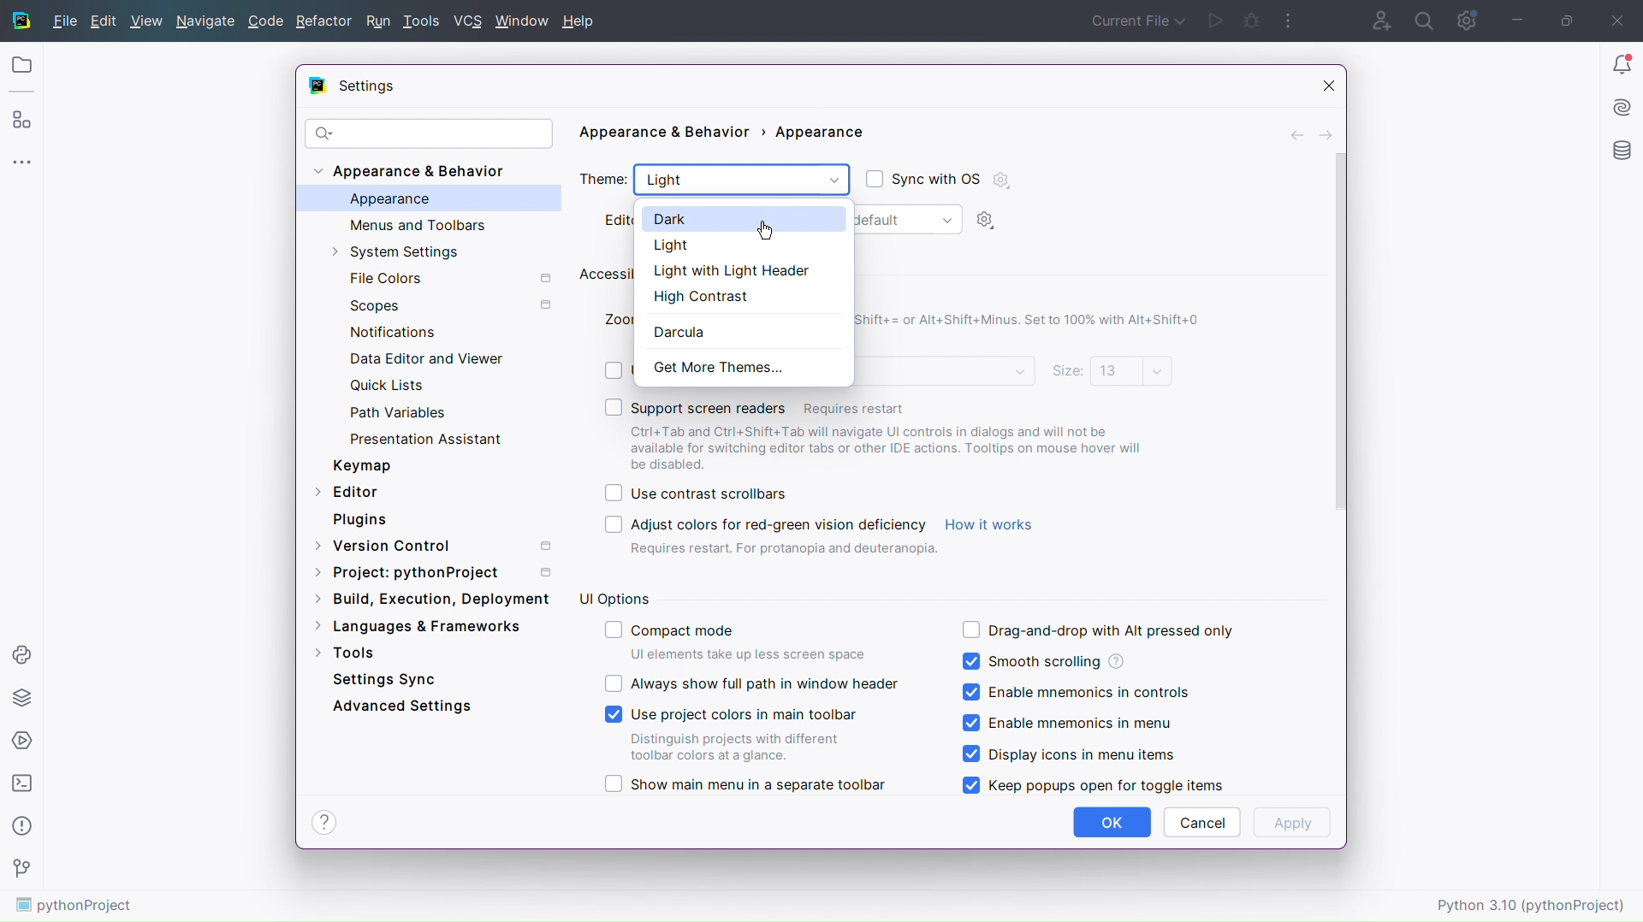 Image resolution: width=1643 pixels, height=922 pixels. What do you see at coordinates (1425, 19) in the screenshot?
I see `Search` at bounding box center [1425, 19].